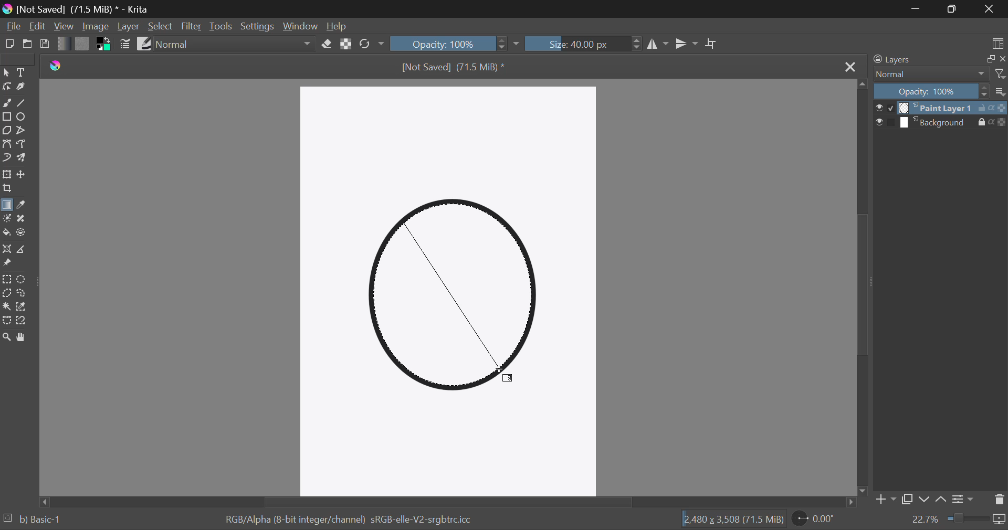 The image size is (1008, 530). Describe the element at coordinates (813, 518) in the screenshot. I see `Rotate Page ` at that location.